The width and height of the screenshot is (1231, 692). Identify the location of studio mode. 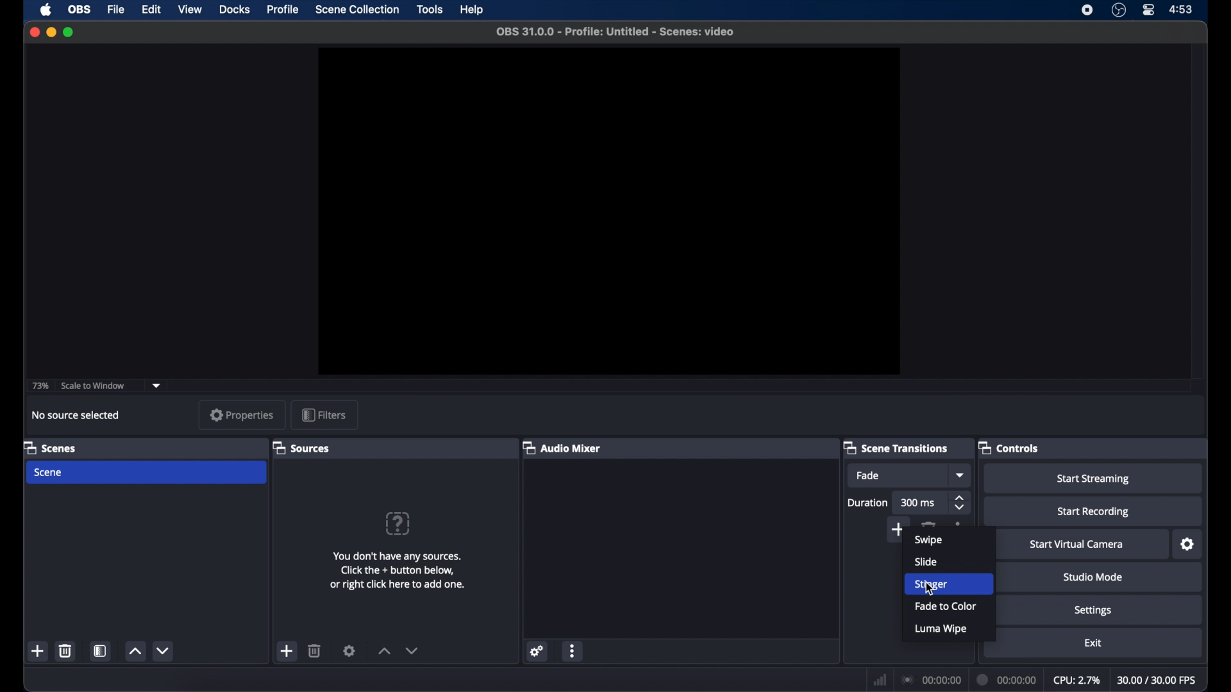
(1093, 577).